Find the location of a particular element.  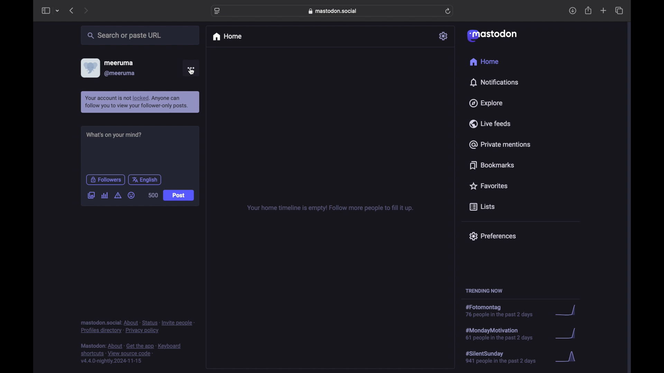

home is located at coordinates (484, 62).